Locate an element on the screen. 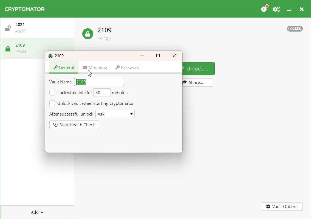  Text is located at coordinates (295, 29).